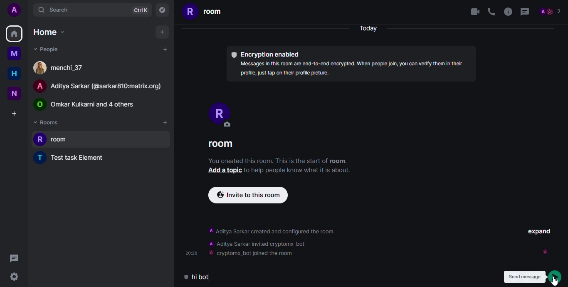 The height and width of the screenshot is (287, 568). I want to click on # cryptomx_bot joined the room, so click(254, 253).